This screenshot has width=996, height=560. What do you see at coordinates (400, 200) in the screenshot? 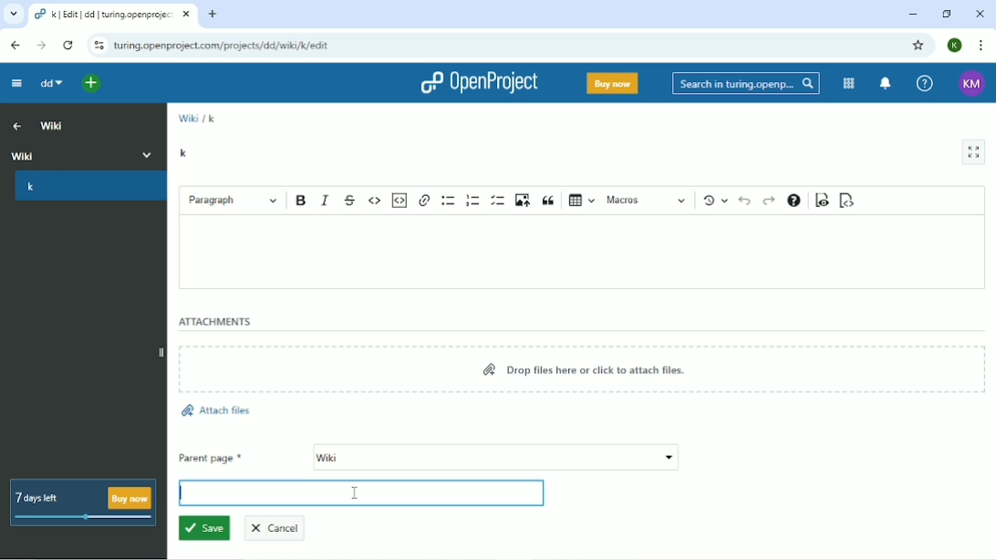
I see `Insert code snippet` at bounding box center [400, 200].